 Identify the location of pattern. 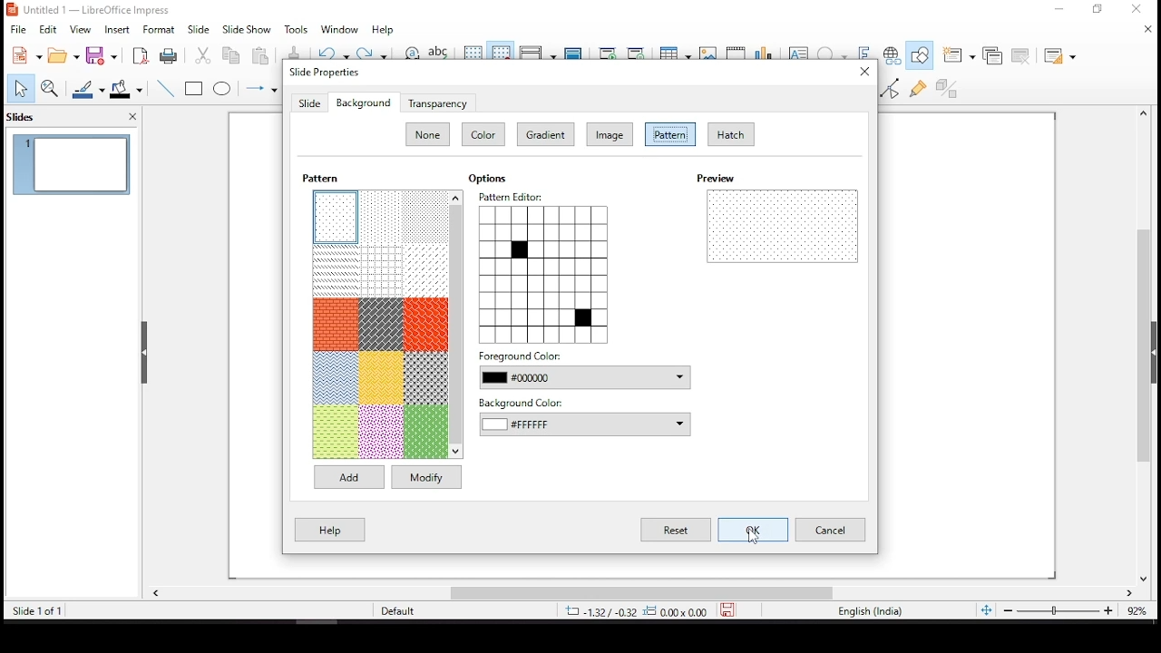
(383, 377).